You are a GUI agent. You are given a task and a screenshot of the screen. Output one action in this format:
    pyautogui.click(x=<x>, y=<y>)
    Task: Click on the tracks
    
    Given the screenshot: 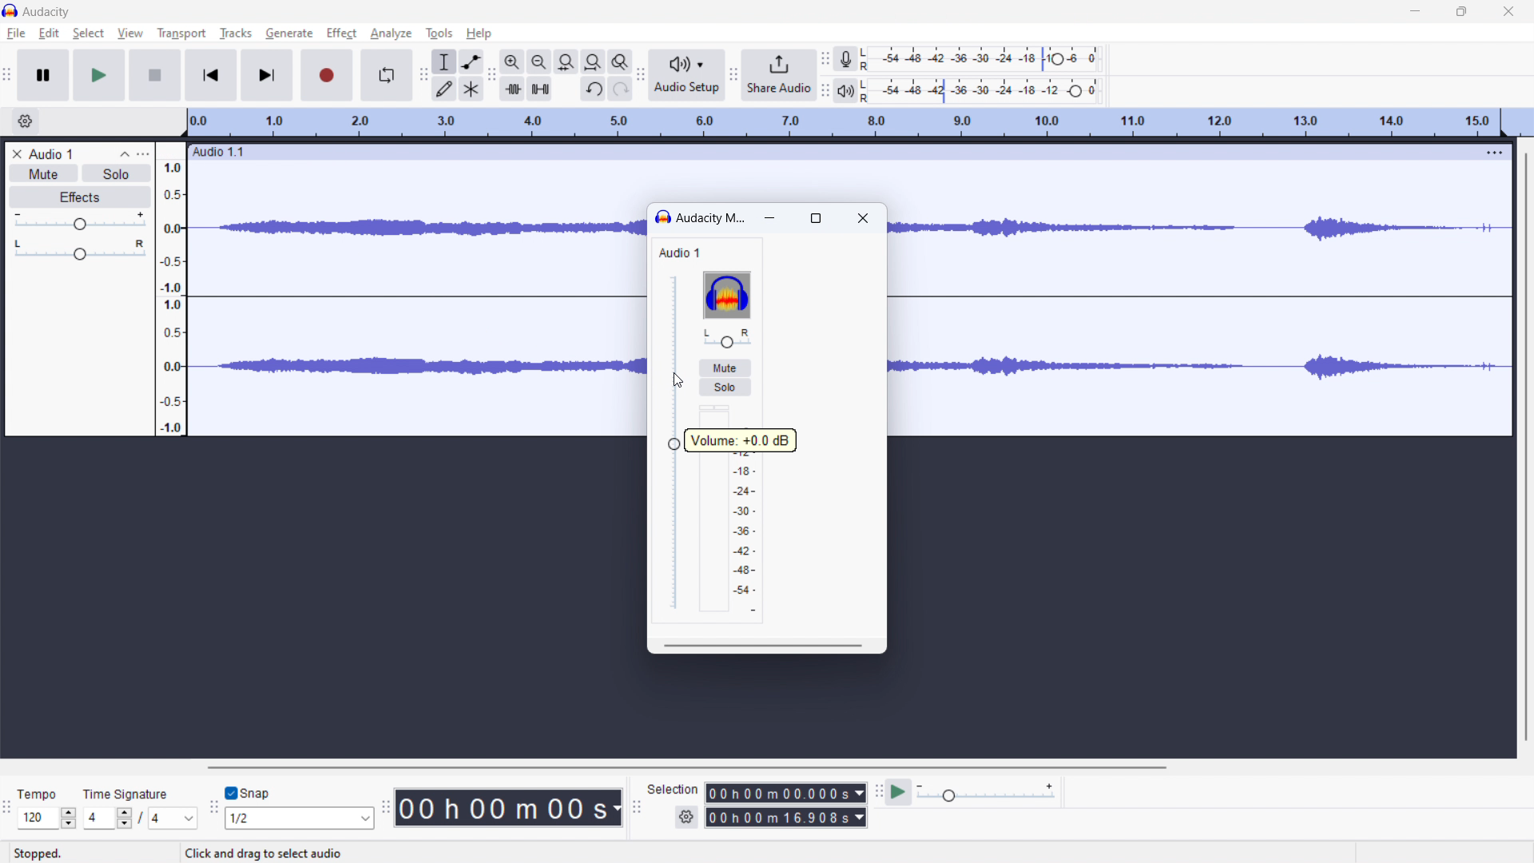 What is the action you would take?
    pyautogui.click(x=235, y=34)
    